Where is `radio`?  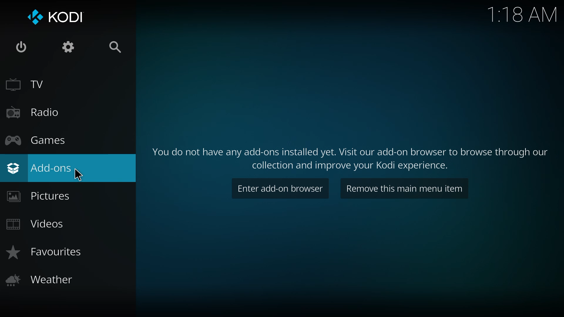
radio is located at coordinates (35, 114).